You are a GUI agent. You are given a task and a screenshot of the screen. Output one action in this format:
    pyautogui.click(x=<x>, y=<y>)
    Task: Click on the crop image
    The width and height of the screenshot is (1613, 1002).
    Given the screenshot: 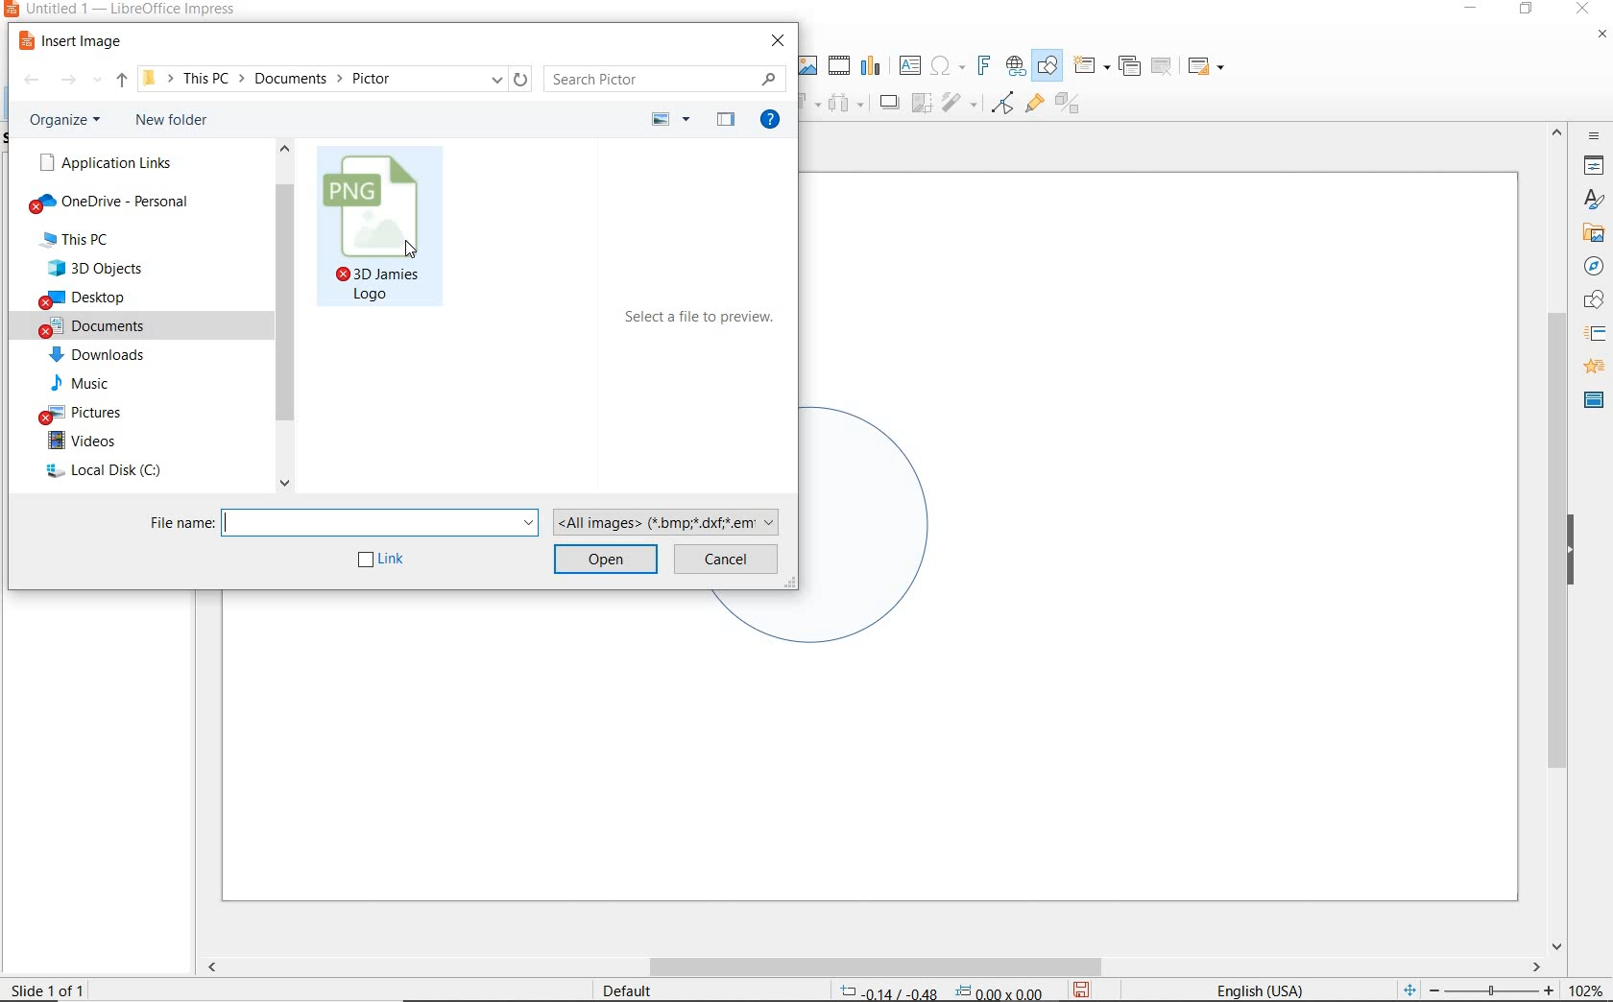 What is the action you would take?
    pyautogui.click(x=921, y=101)
    